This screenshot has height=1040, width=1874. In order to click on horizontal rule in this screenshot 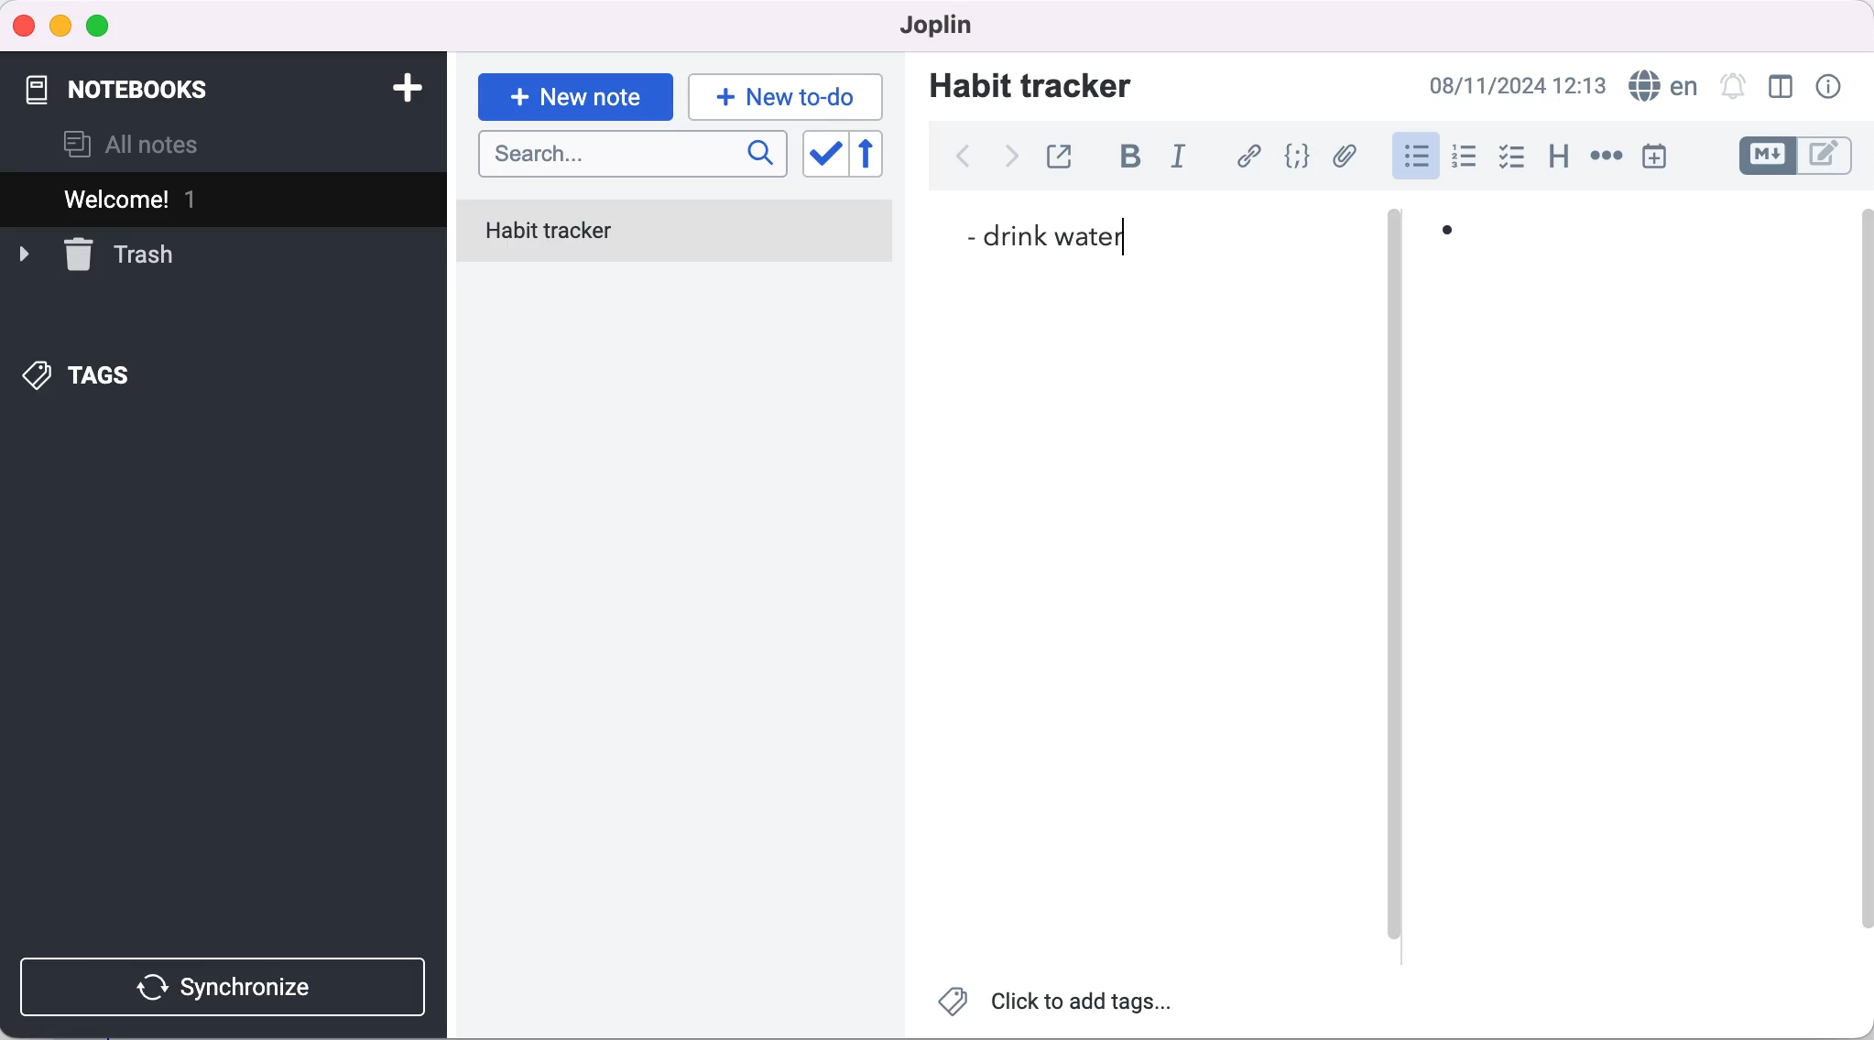, I will do `click(1606, 157)`.